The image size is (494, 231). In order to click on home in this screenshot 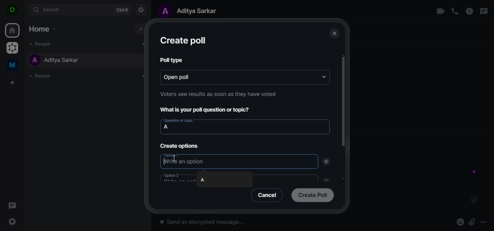, I will do `click(42, 29)`.